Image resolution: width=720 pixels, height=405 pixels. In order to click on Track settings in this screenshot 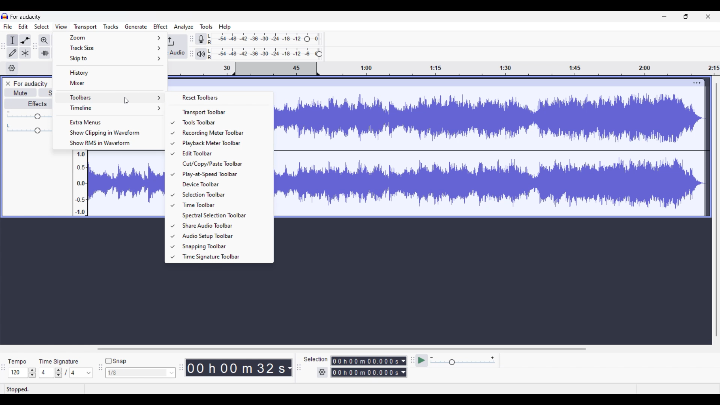, I will do `click(697, 83)`.